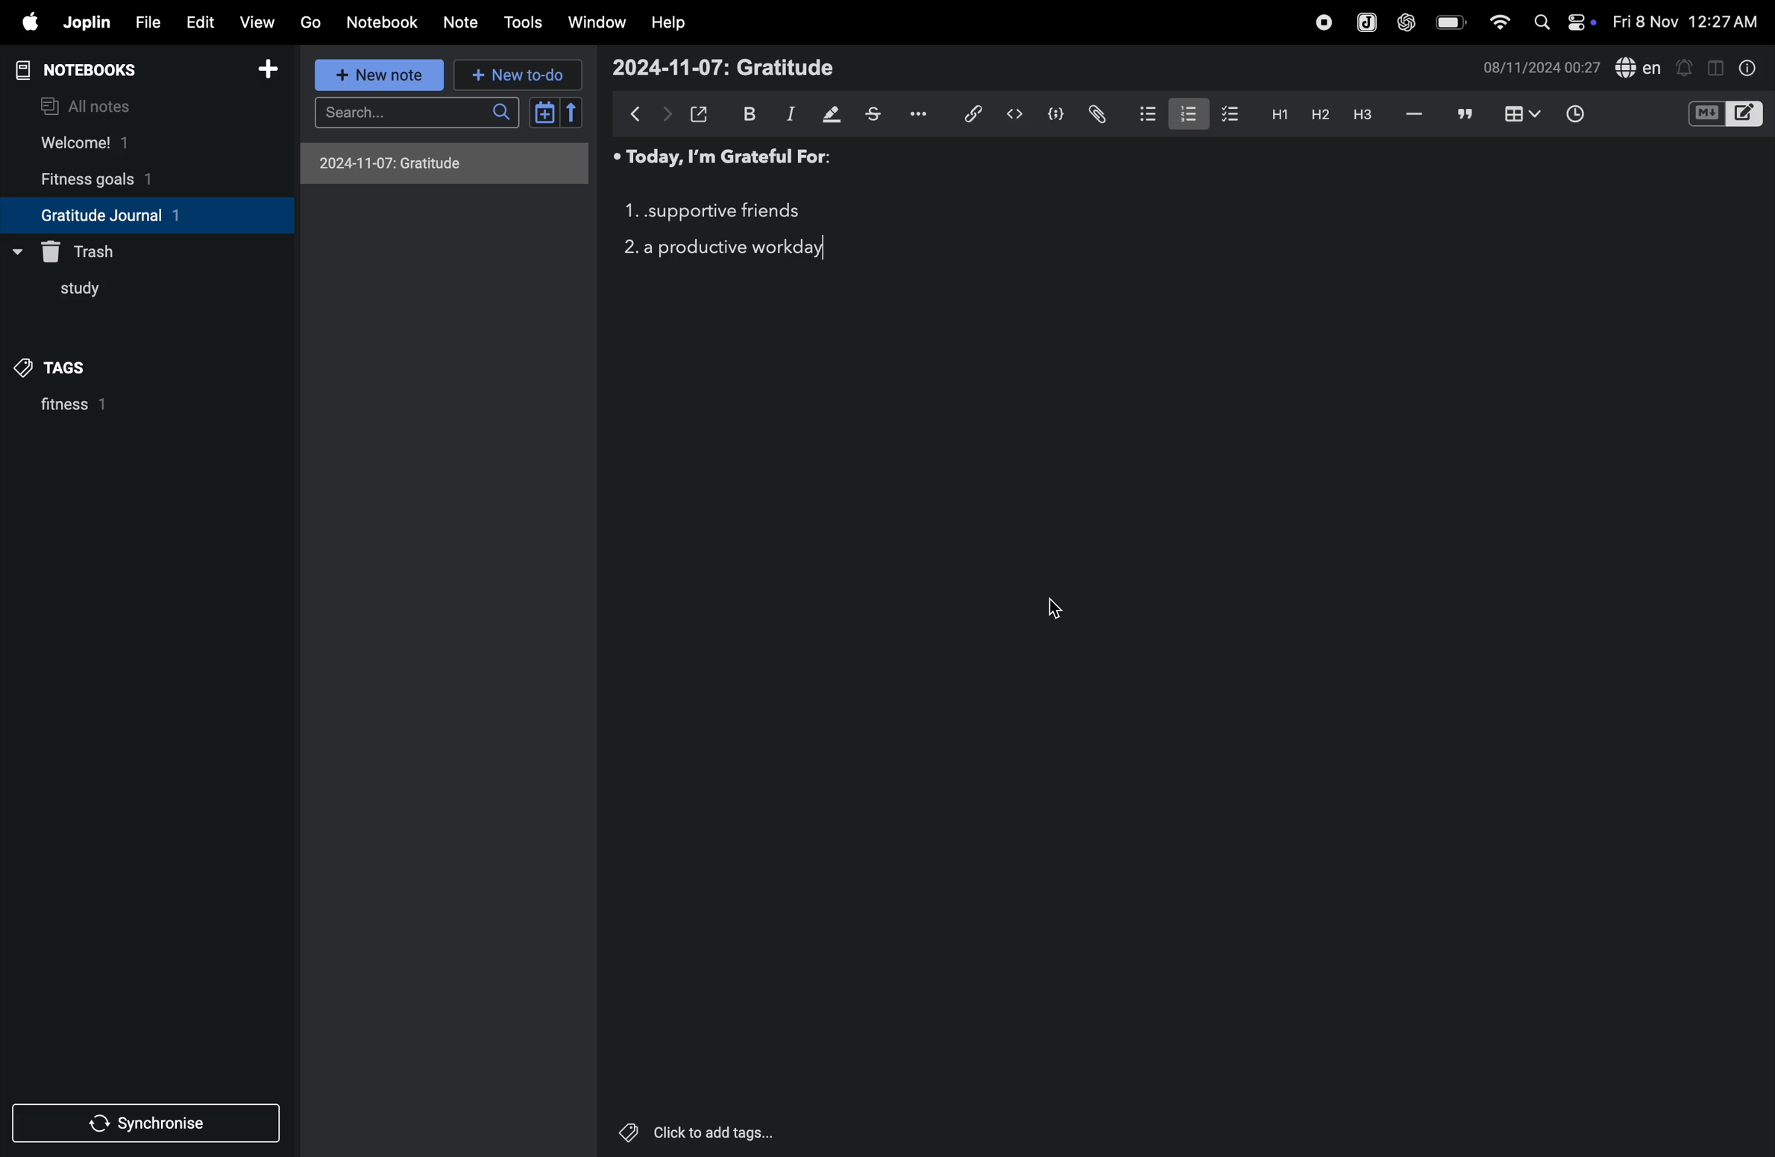 The width and height of the screenshot is (1775, 1157). What do you see at coordinates (383, 22) in the screenshot?
I see `notebook` at bounding box center [383, 22].